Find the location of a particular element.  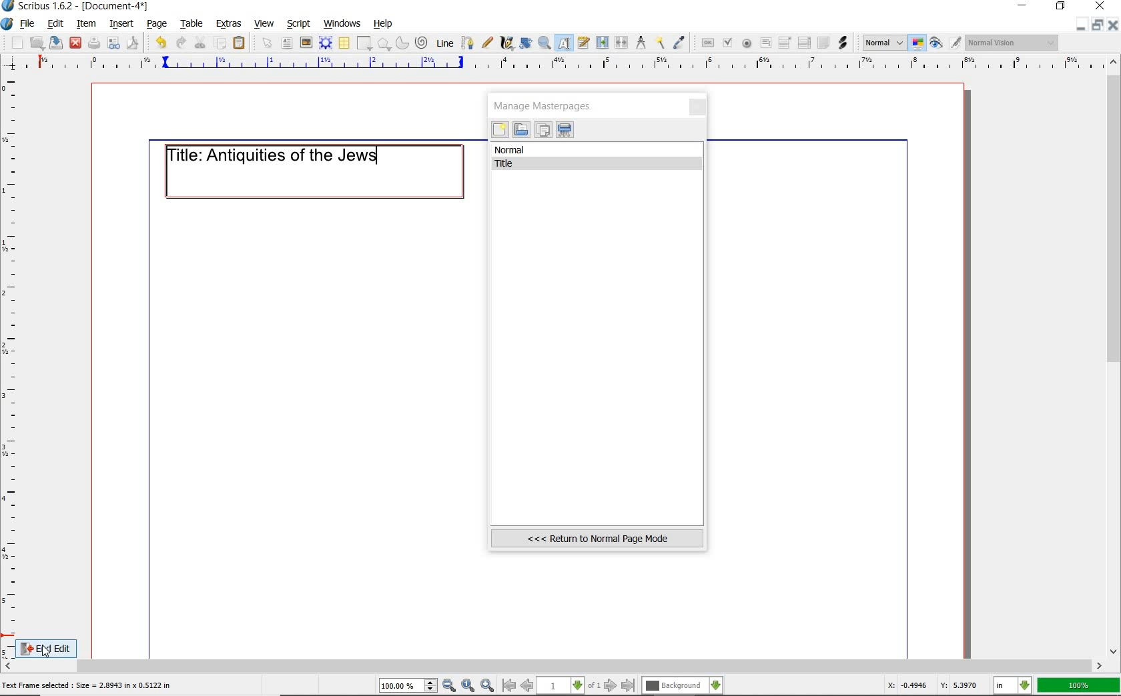

image frame is located at coordinates (306, 43).